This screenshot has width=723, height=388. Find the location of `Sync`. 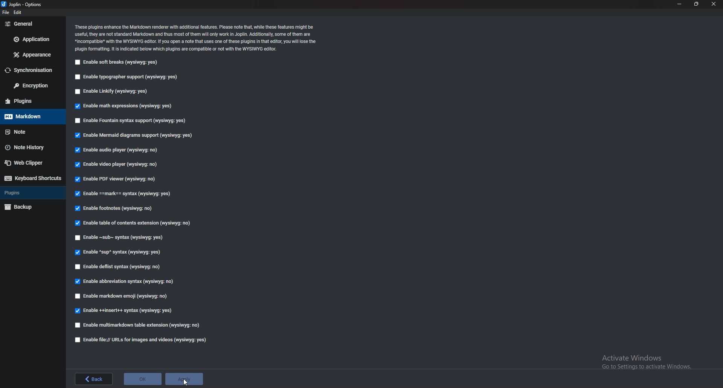

Sync is located at coordinates (31, 70).